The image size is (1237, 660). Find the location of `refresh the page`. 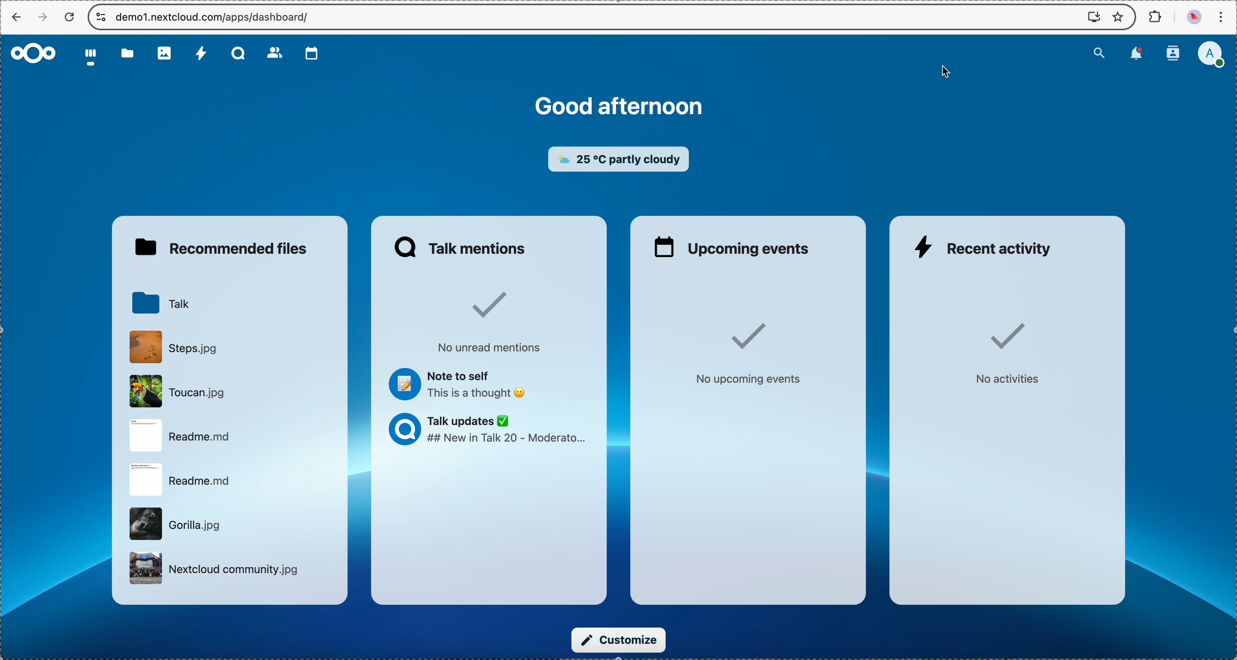

refresh the page is located at coordinates (73, 18).